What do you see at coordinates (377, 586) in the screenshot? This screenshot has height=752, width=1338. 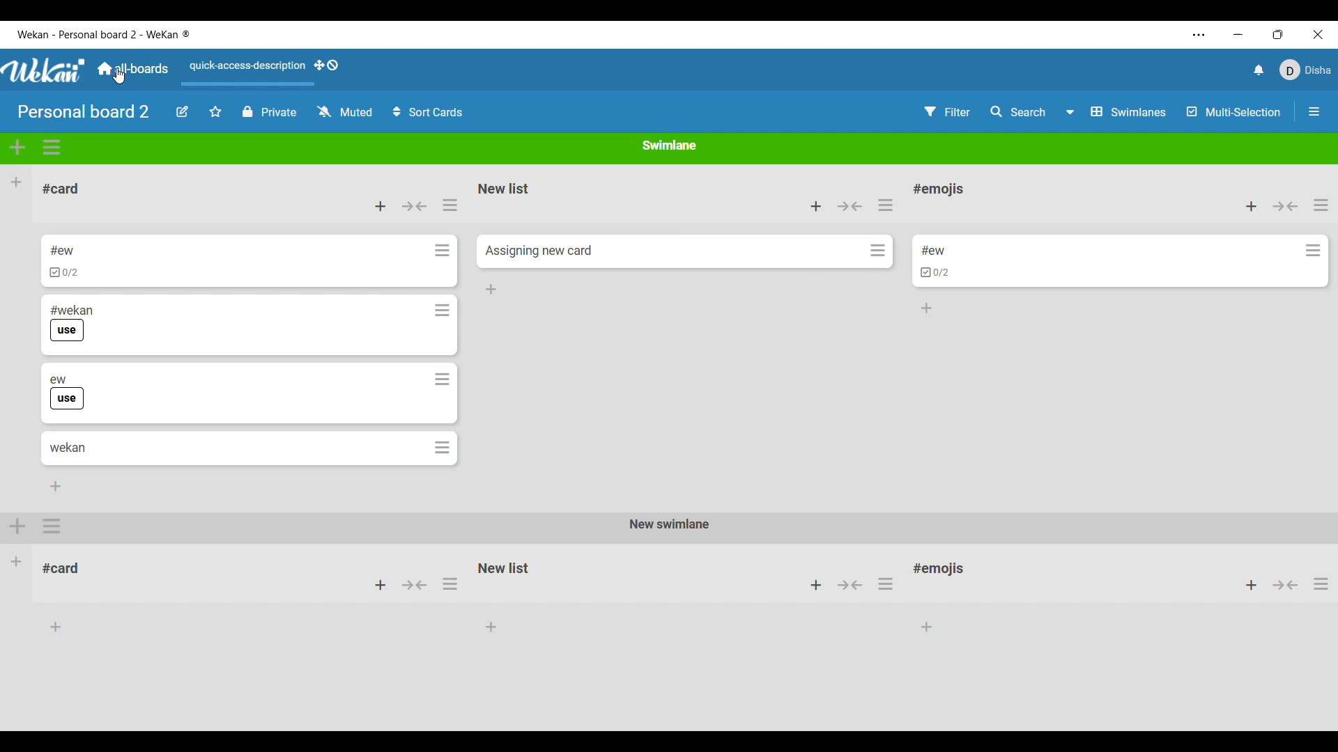 I see `add` at bounding box center [377, 586].